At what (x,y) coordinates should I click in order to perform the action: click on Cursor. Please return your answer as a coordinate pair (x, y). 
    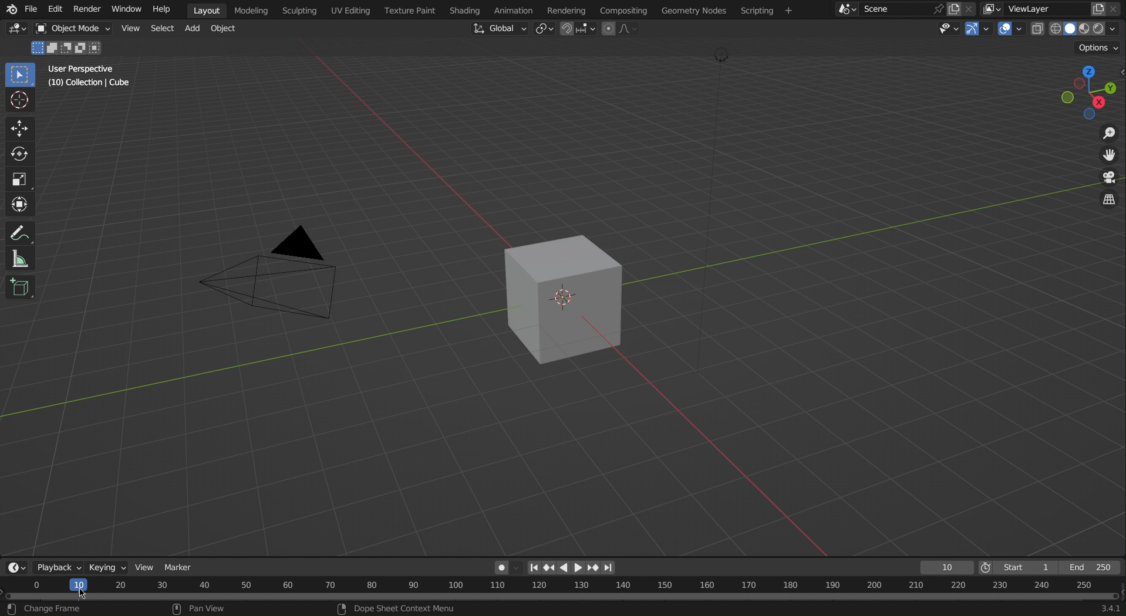
    Looking at the image, I should click on (21, 100).